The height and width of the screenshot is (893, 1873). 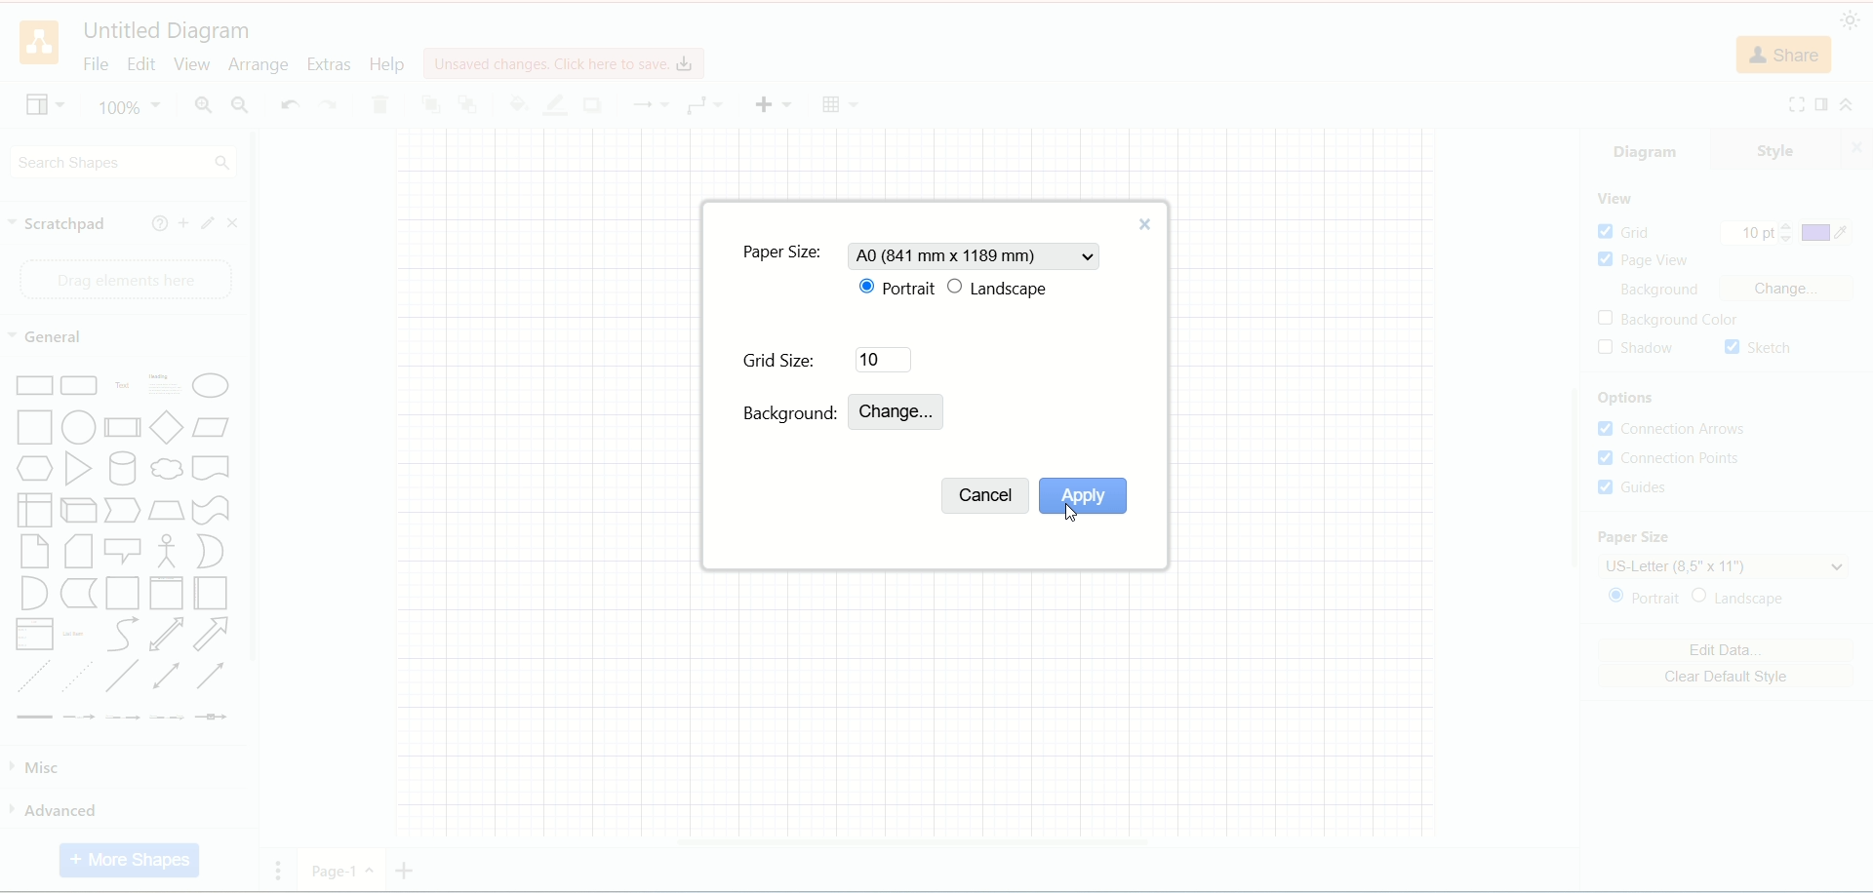 I want to click on Vertical Container, so click(x=166, y=594).